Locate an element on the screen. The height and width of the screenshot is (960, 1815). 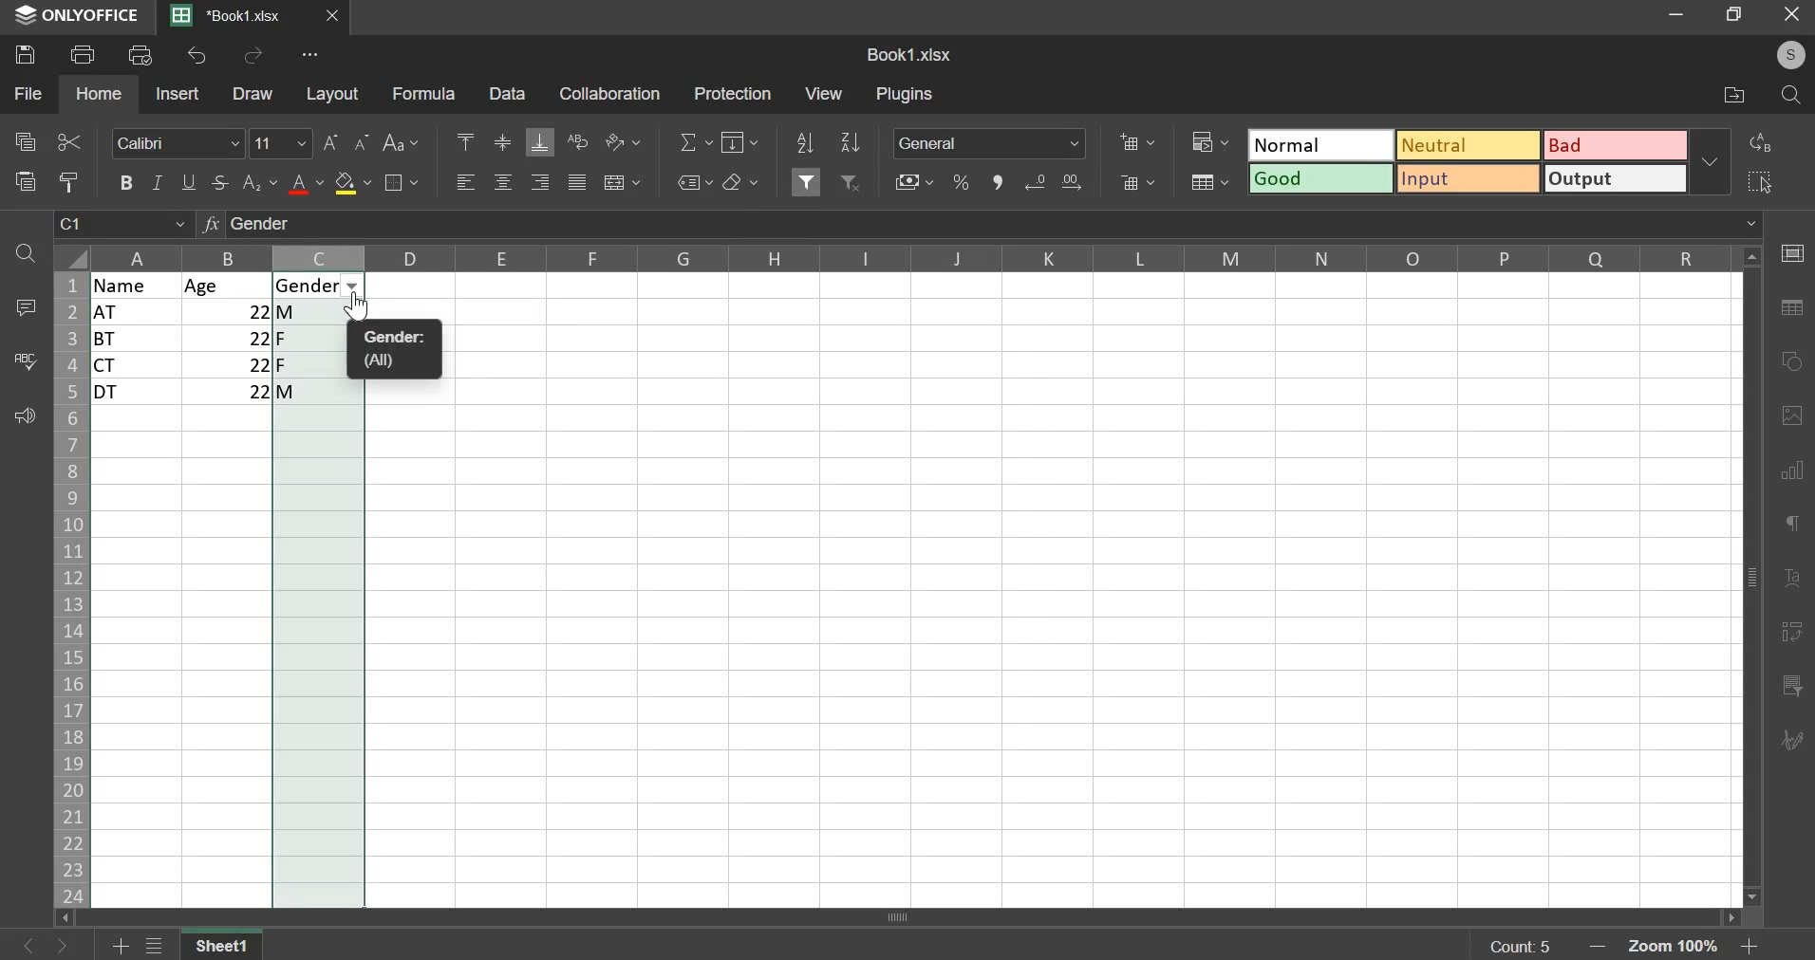
cell settings is located at coordinates (1792, 252).